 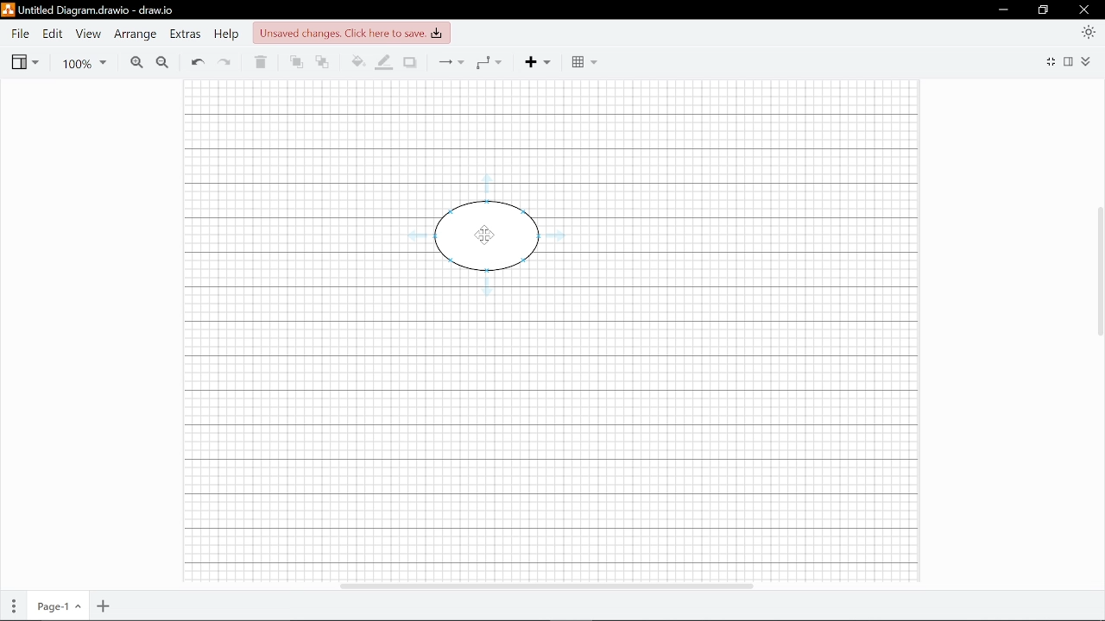 What do you see at coordinates (80, 63) in the screenshot?
I see `Zoom` at bounding box center [80, 63].